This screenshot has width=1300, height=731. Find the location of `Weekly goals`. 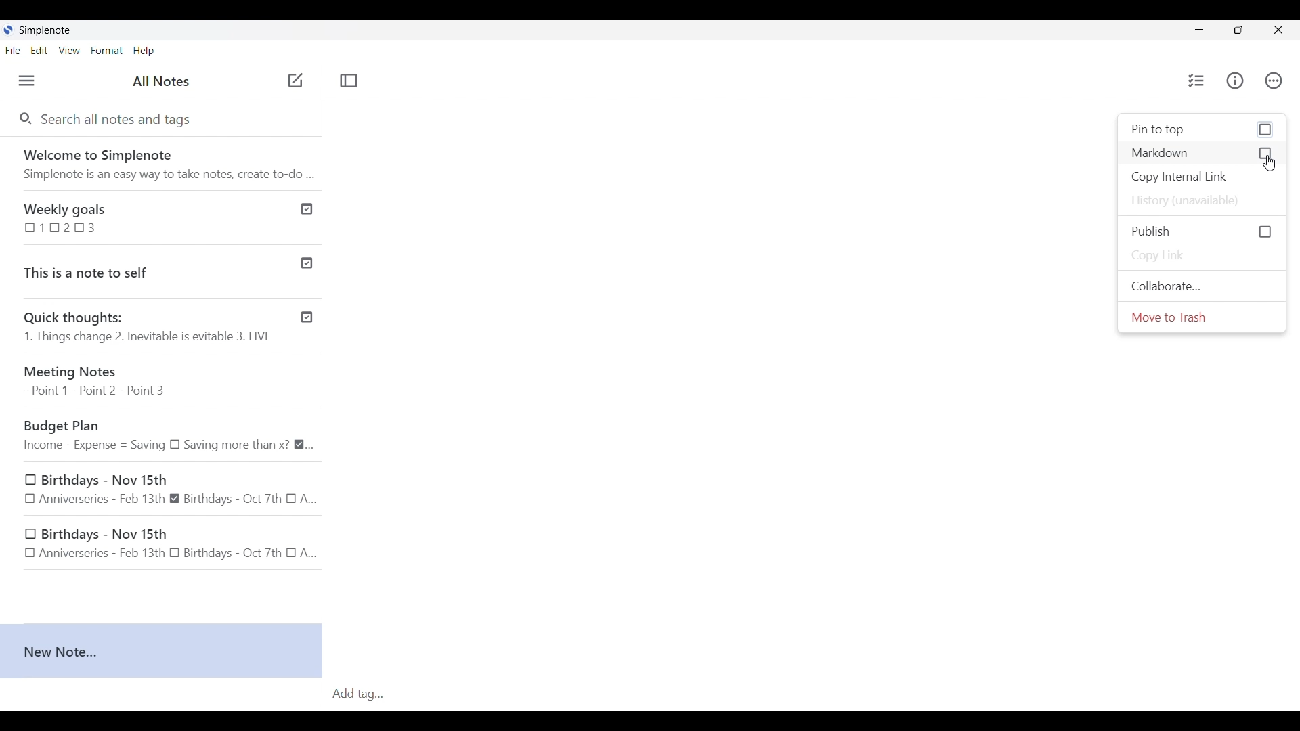

Weekly goals is located at coordinates (144, 217).